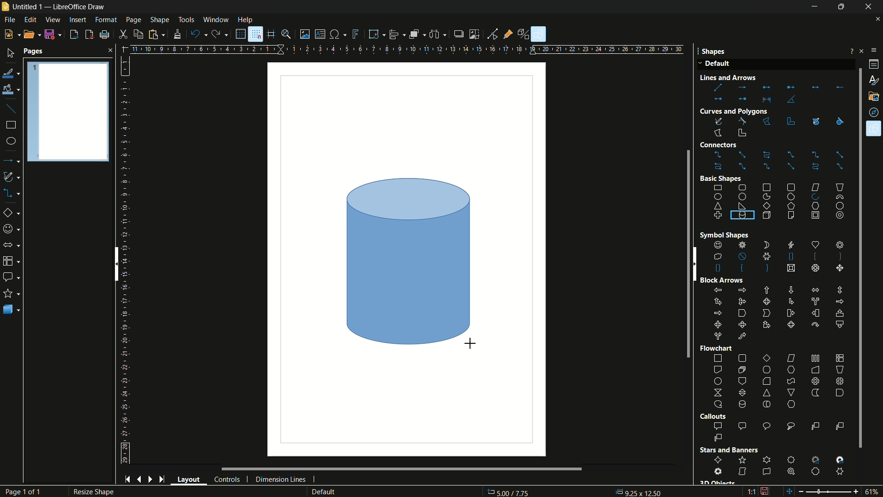  What do you see at coordinates (717, 482) in the screenshot?
I see `3D Object` at bounding box center [717, 482].